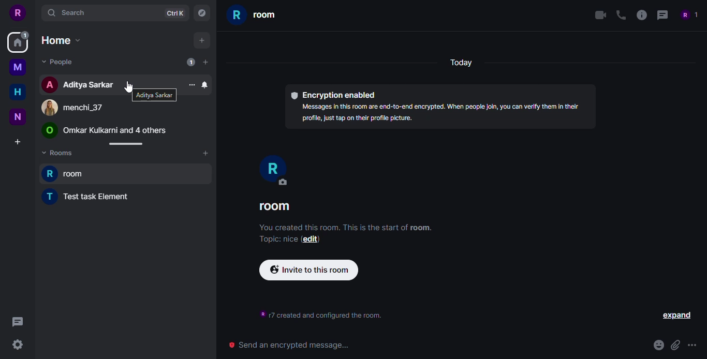  Describe the element at coordinates (127, 86) in the screenshot. I see `cursor` at that location.